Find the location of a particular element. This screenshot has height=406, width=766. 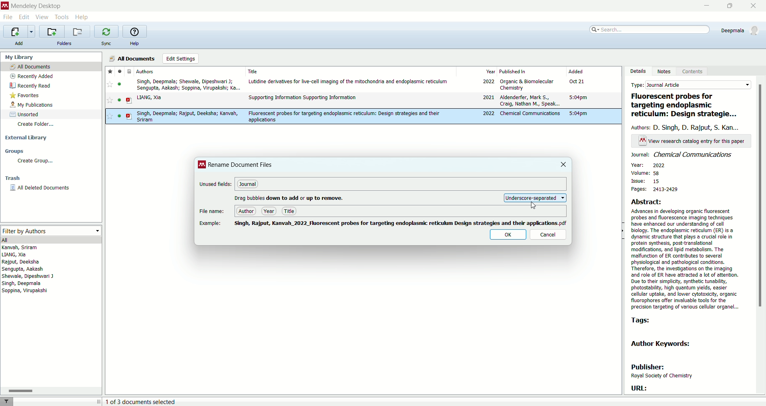

logo is located at coordinates (202, 164).